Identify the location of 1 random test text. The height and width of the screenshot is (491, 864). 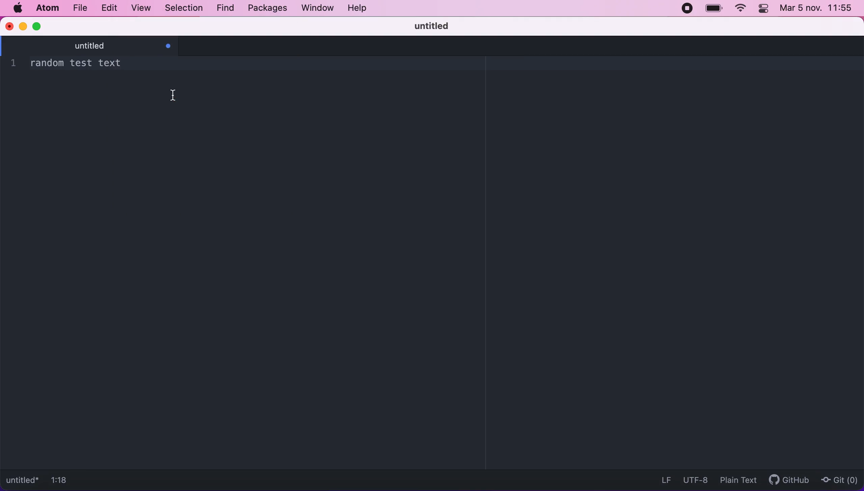
(81, 64).